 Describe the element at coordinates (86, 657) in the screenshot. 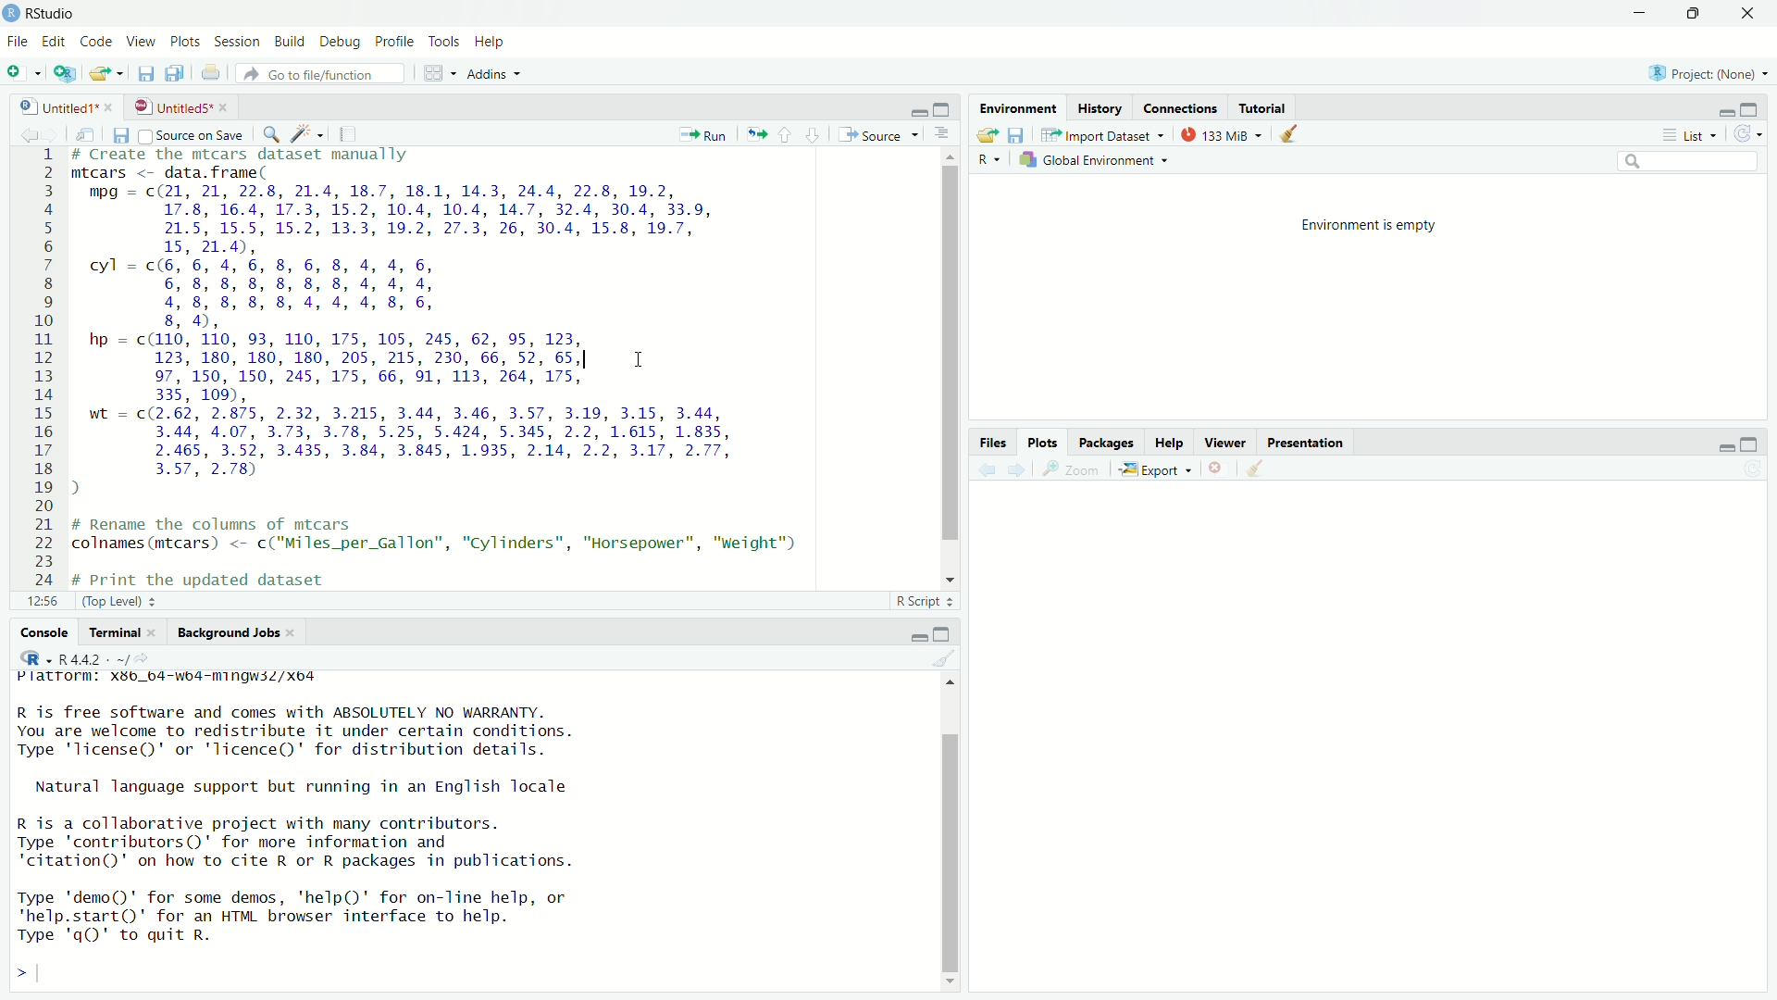

I see `R44 . -` at that location.